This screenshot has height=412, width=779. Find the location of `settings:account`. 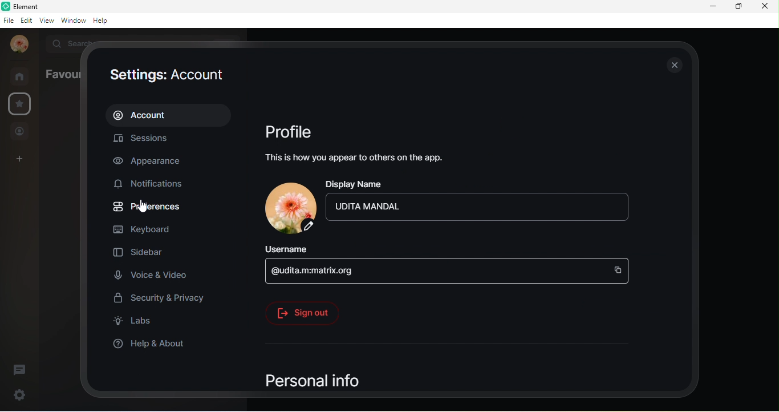

settings:account is located at coordinates (166, 75).